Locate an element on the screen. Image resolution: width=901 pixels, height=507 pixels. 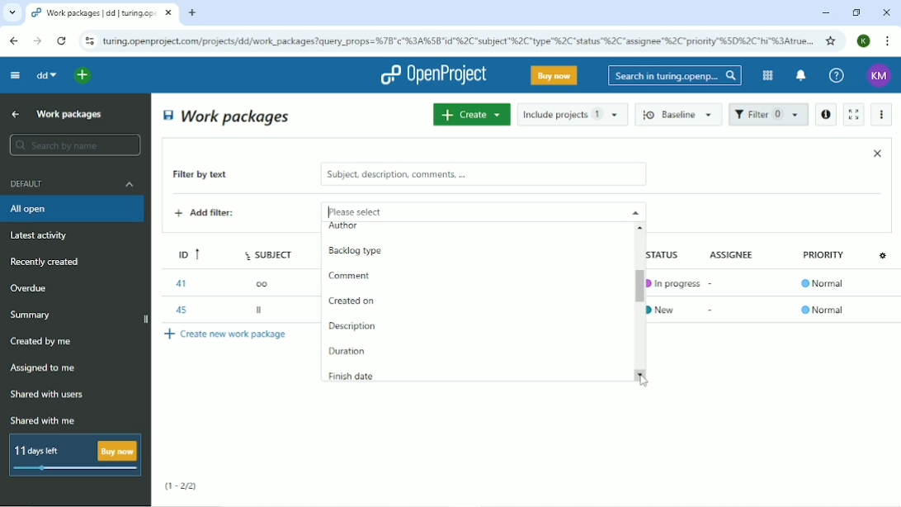
Duration is located at coordinates (349, 351).